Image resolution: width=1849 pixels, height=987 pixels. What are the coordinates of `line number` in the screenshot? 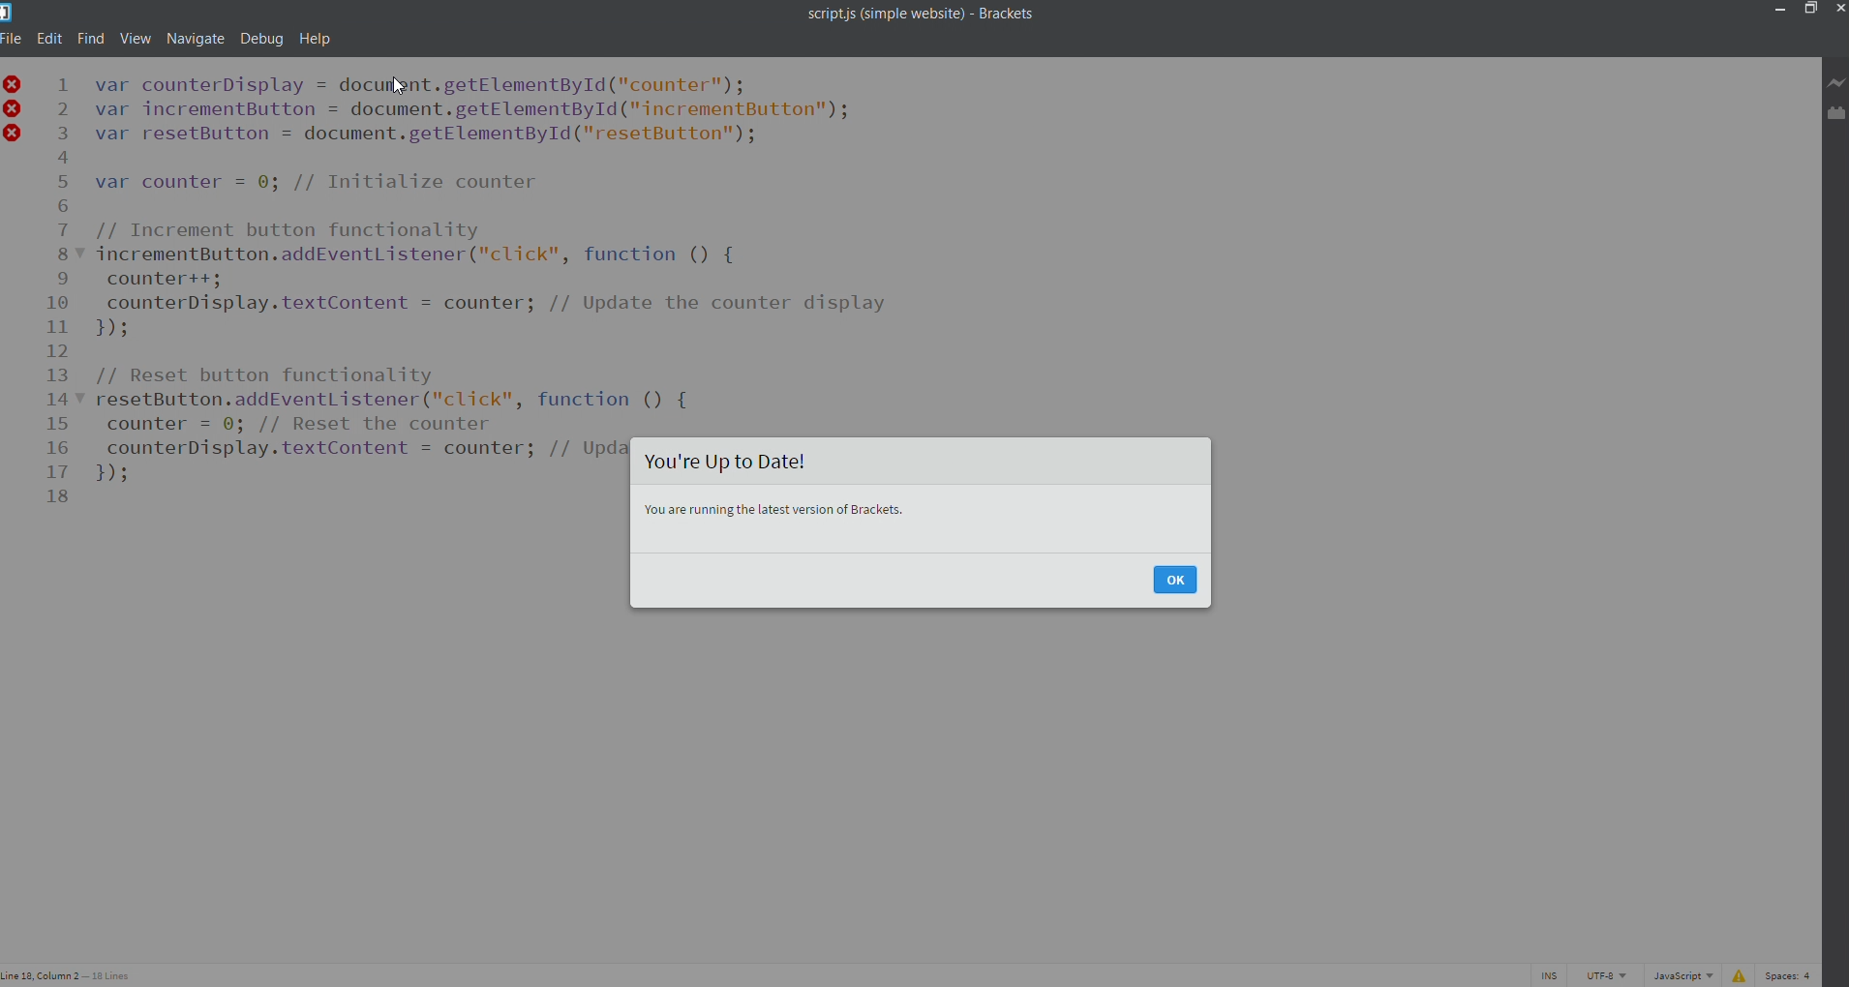 It's located at (56, 302).